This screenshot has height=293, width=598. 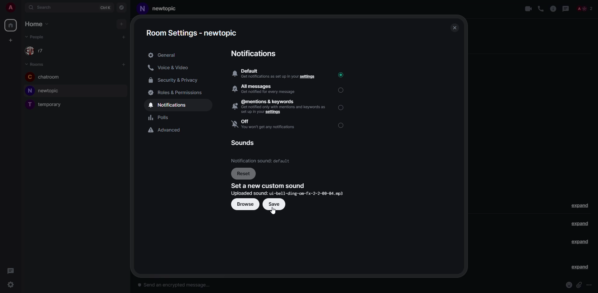 I want to click on people, so click(x=39, y=37).